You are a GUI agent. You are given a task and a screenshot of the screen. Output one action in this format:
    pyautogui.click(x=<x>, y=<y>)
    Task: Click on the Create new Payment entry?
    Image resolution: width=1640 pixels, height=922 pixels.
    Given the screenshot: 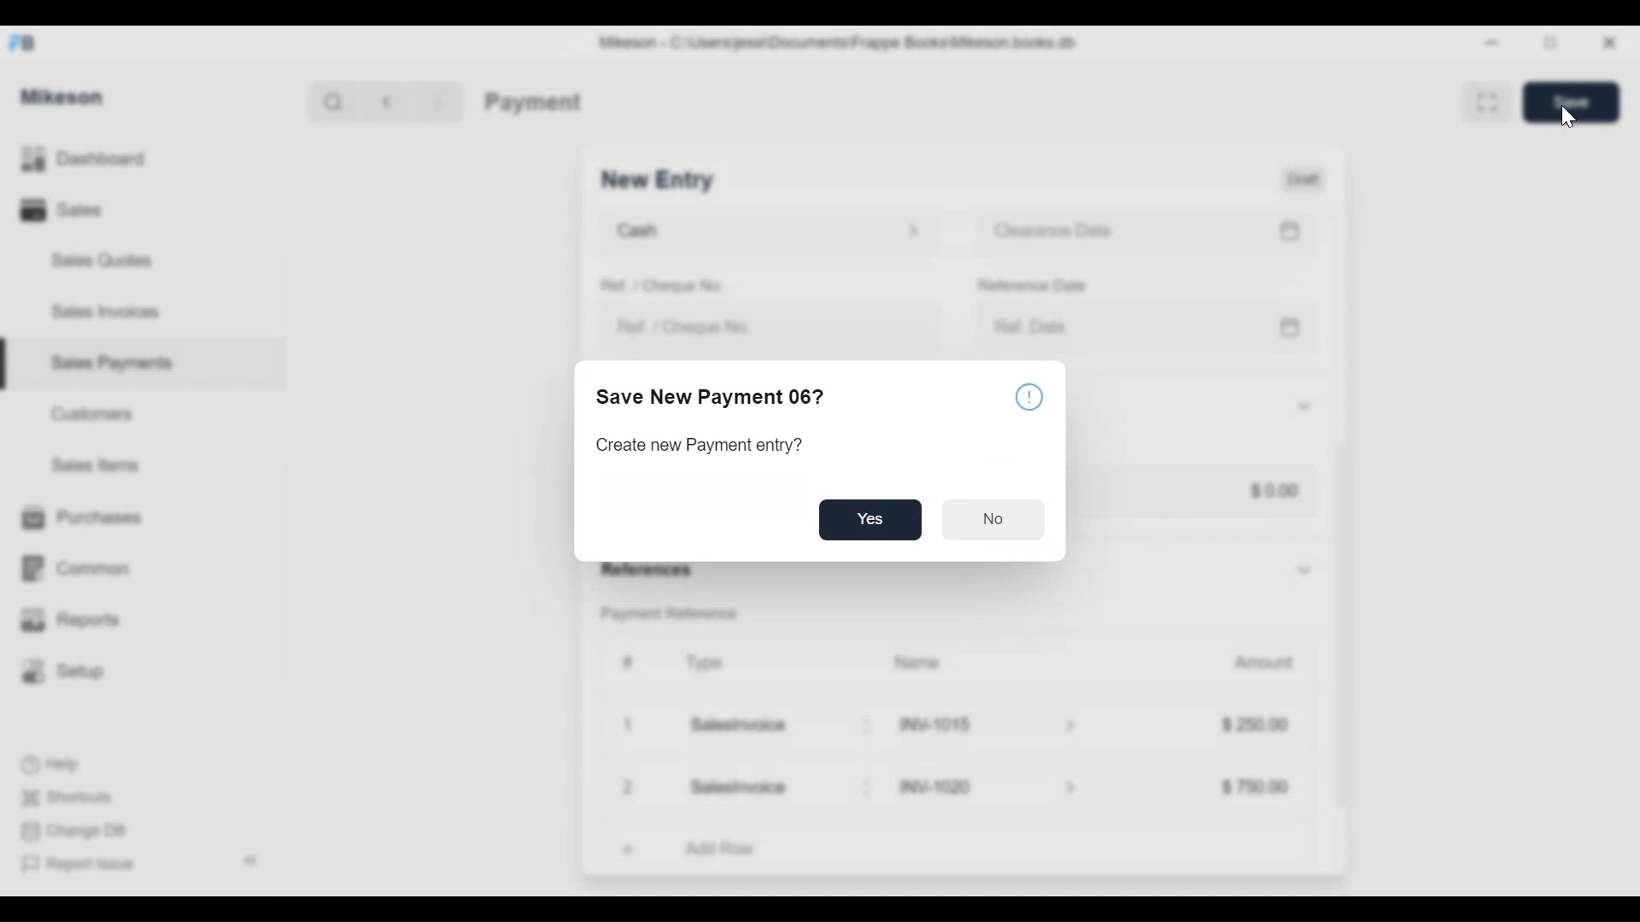 What is the action you would take?
    pyautogui.click(x=704, y=447)
    